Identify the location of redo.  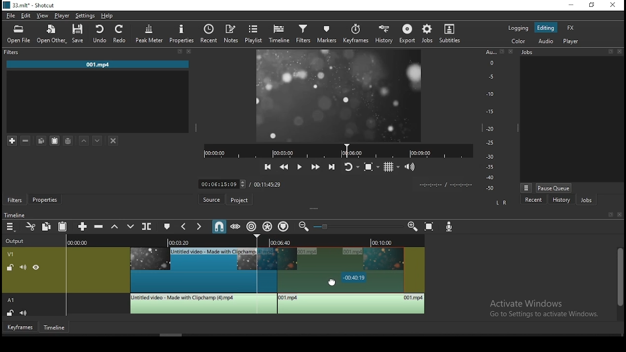
(121, 35).